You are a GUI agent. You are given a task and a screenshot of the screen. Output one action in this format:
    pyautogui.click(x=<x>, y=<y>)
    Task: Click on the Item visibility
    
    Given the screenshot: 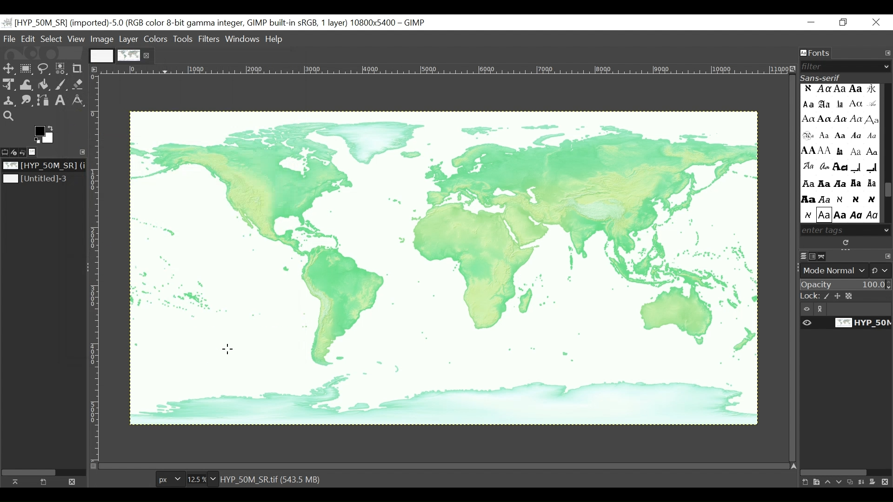 What is the action you would take?
    pyautogui.click(x=846, y=309)
    